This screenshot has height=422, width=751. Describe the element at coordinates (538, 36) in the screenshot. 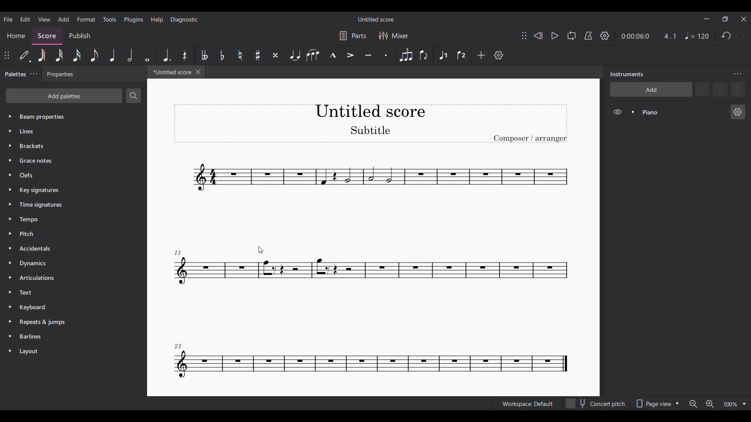

I see `Rewind` at that location.